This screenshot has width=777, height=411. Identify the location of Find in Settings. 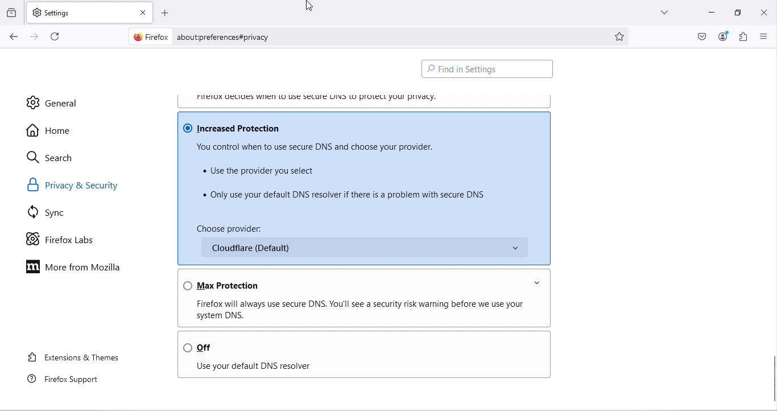
(488, 67).